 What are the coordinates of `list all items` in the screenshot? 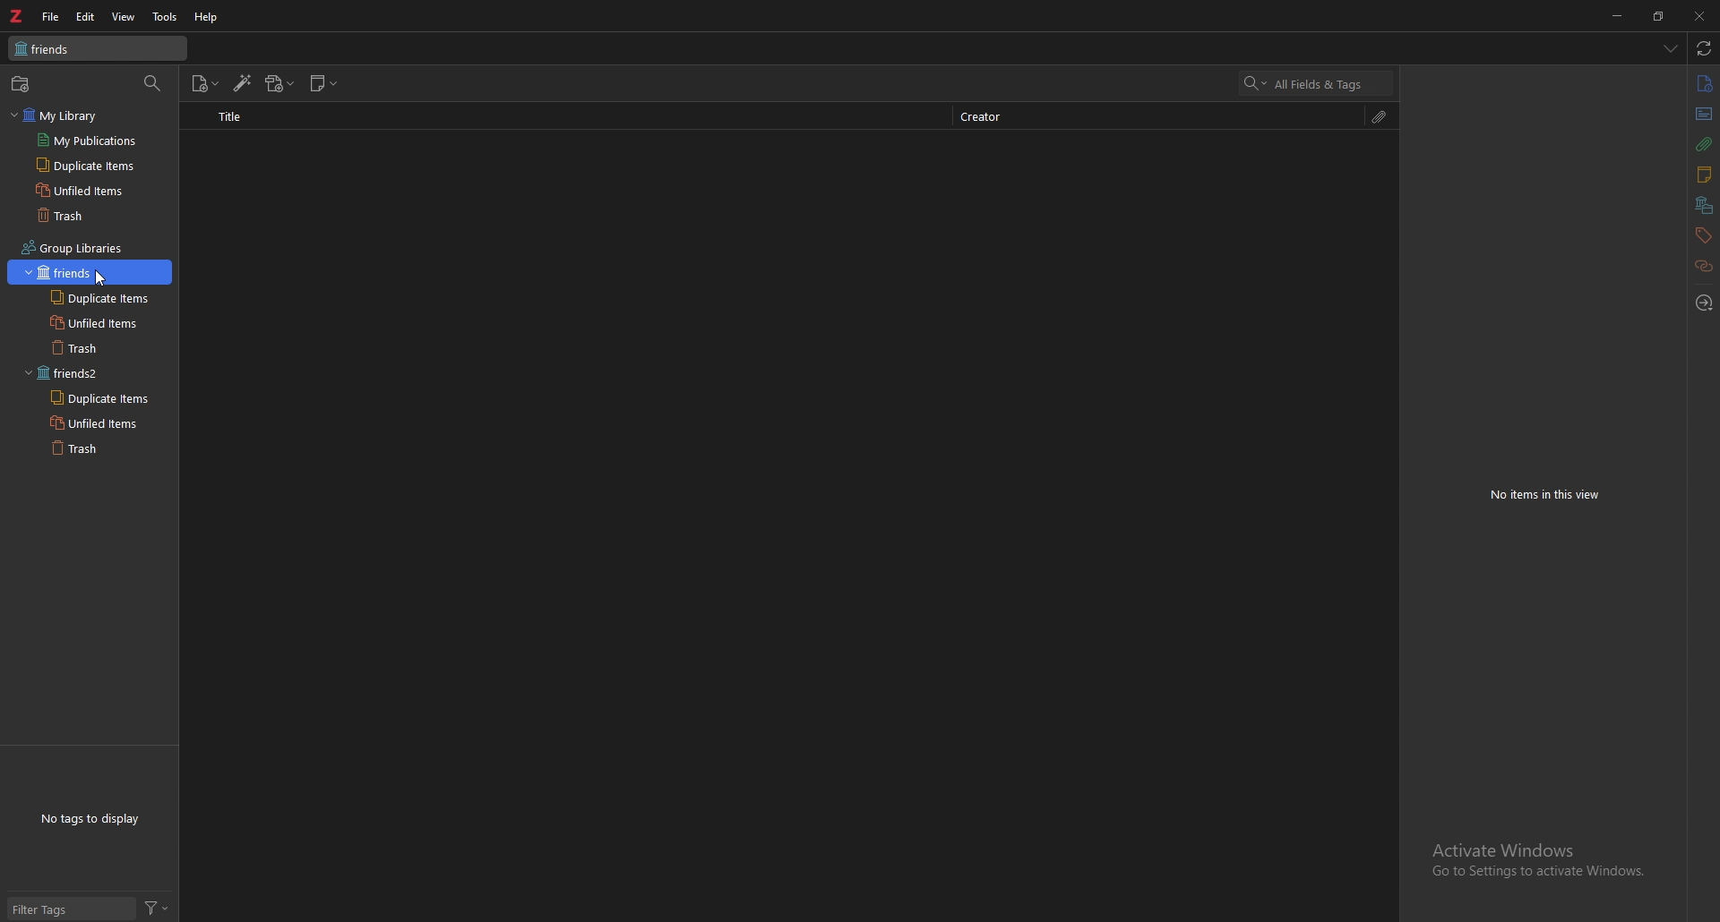 It's located at (1670, 48).